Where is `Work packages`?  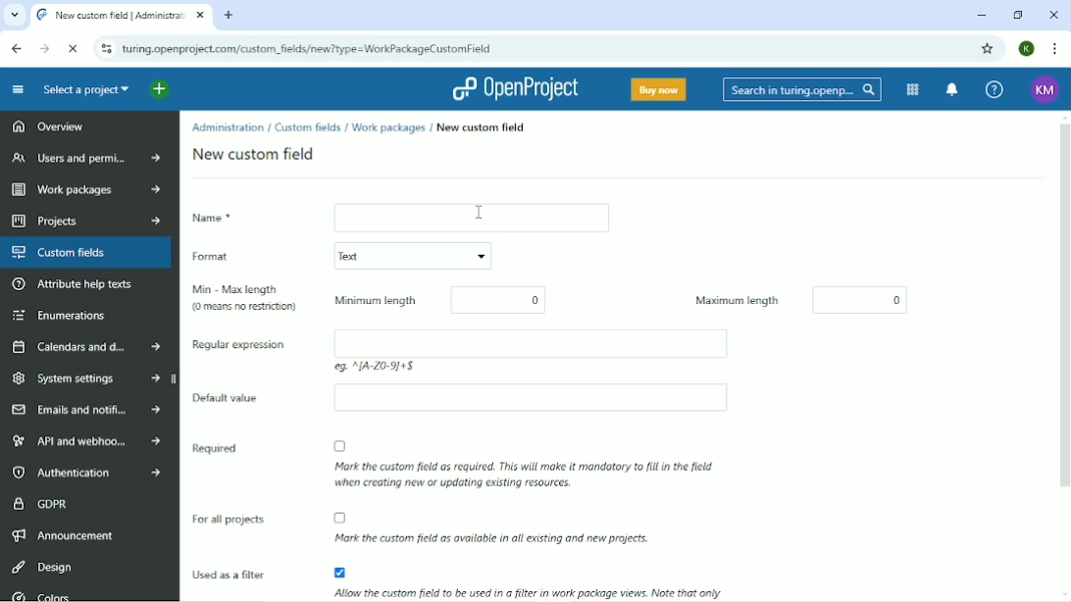 Work packages is located at coordinates (83, 191).